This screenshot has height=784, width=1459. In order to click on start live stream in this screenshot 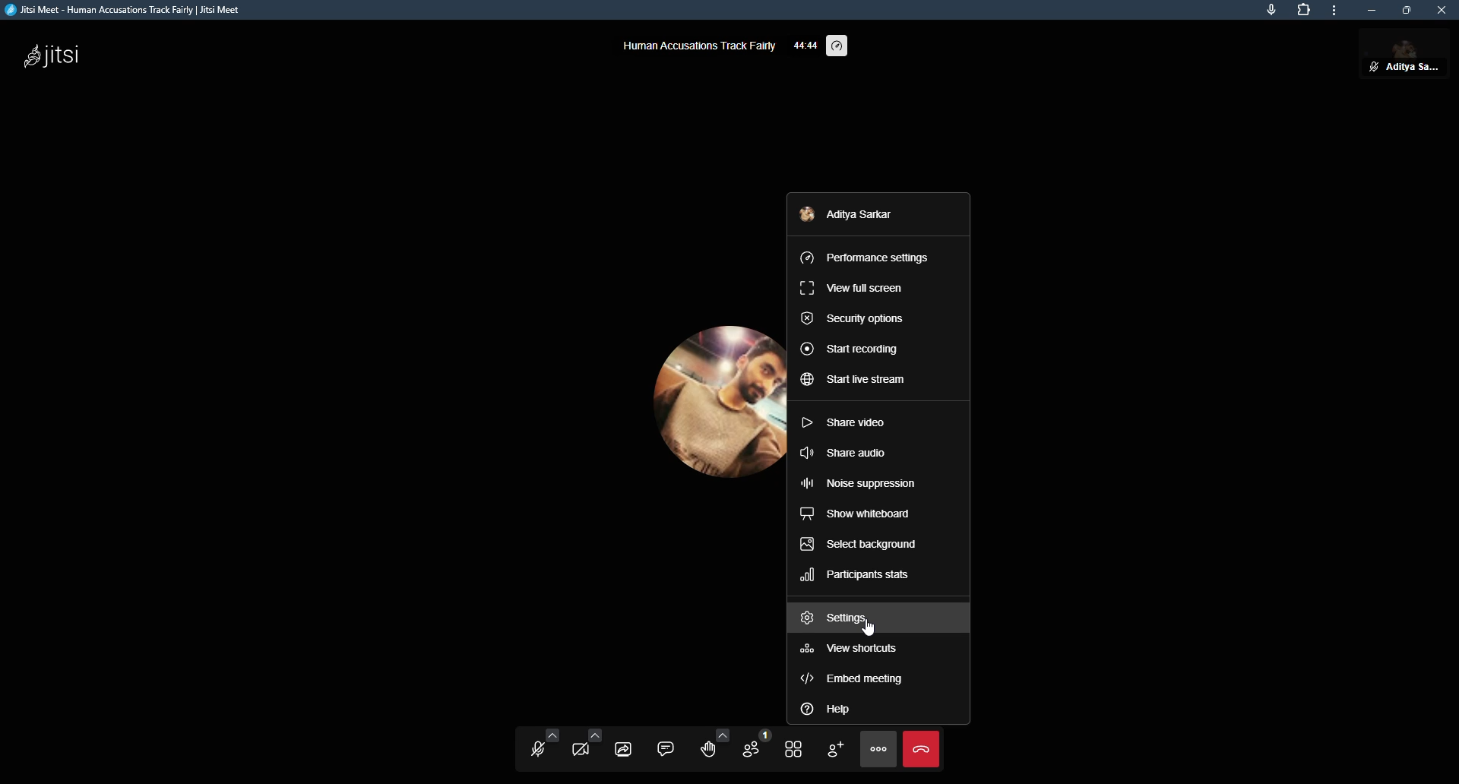, I will do `click(854, 381)`.